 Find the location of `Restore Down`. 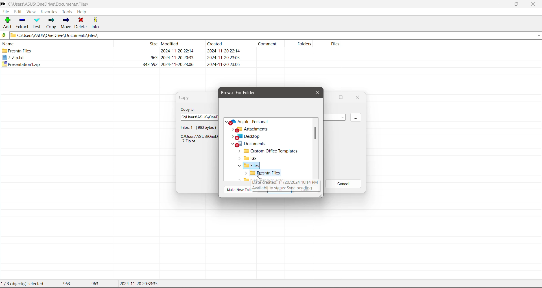

Restore Down is located at coordinates (517, 4).